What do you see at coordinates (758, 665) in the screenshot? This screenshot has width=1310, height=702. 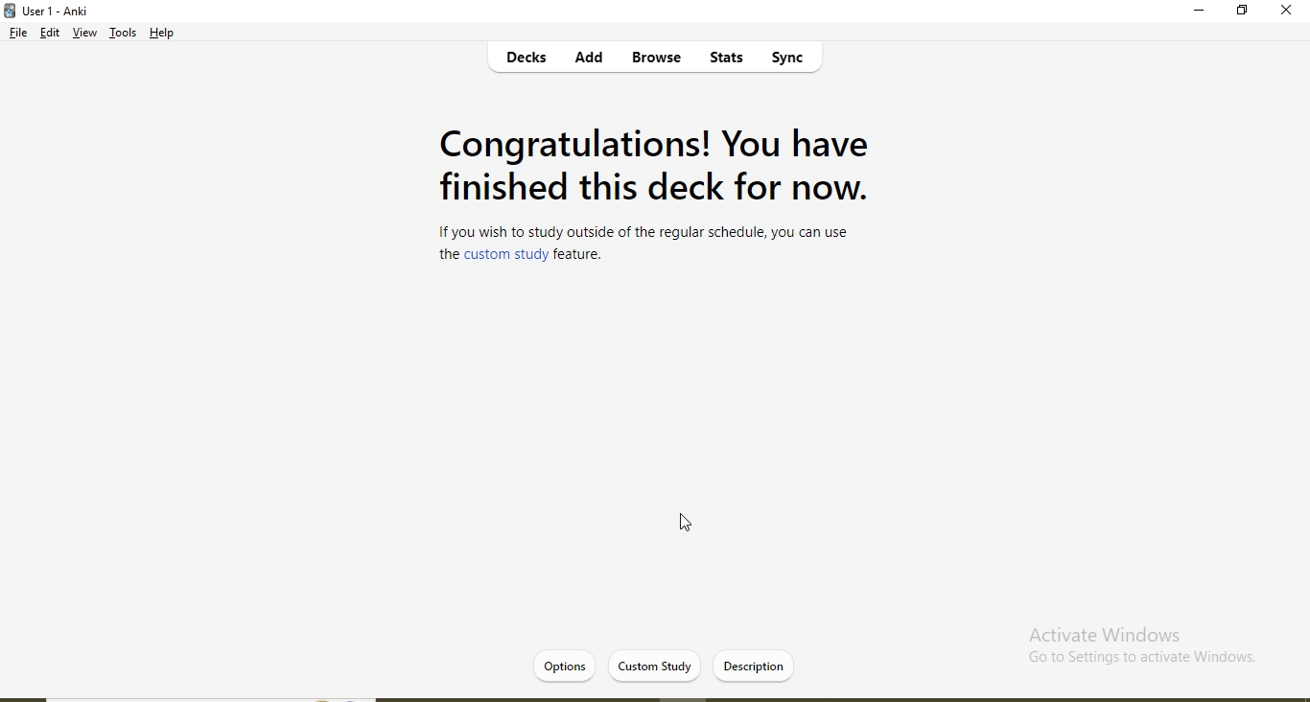 I see `import file` at bounding box center [758, 665].